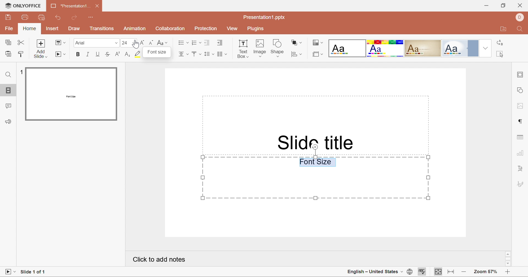  Describe the element at coordinates (9, 19) in the screenshot. I see `Save` at that location.